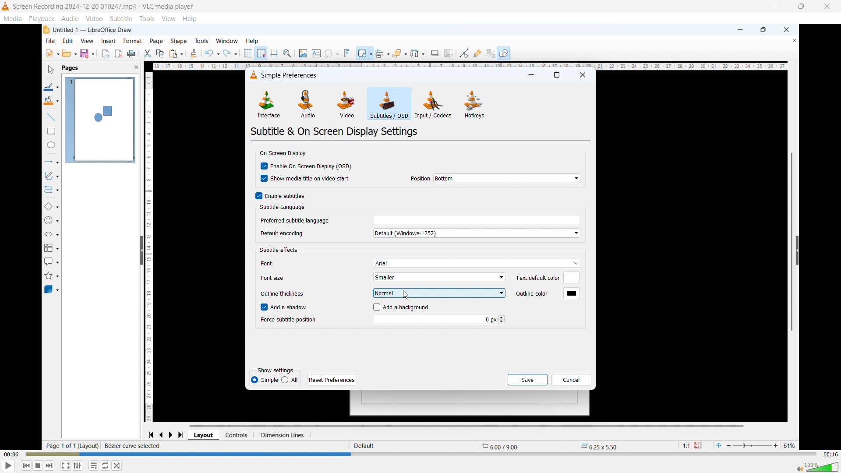 The width and height of the screenshot is (841, 473). Describe the element at coordinates (94, 19) in the screenshot. I see `Video ` at that location.